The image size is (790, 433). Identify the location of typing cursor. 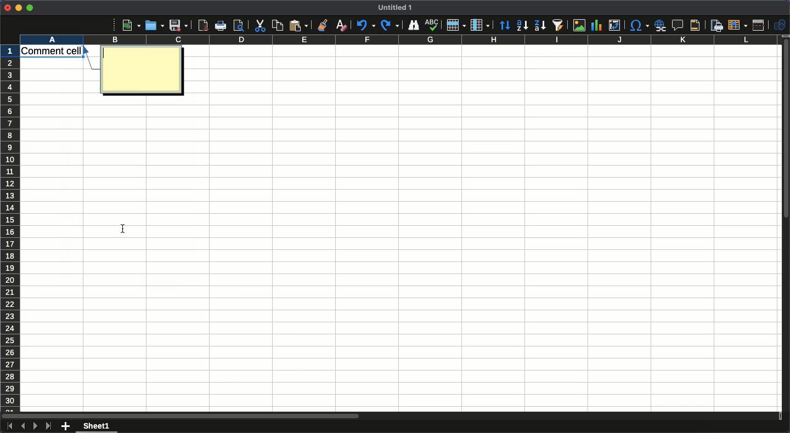
(102, 57).